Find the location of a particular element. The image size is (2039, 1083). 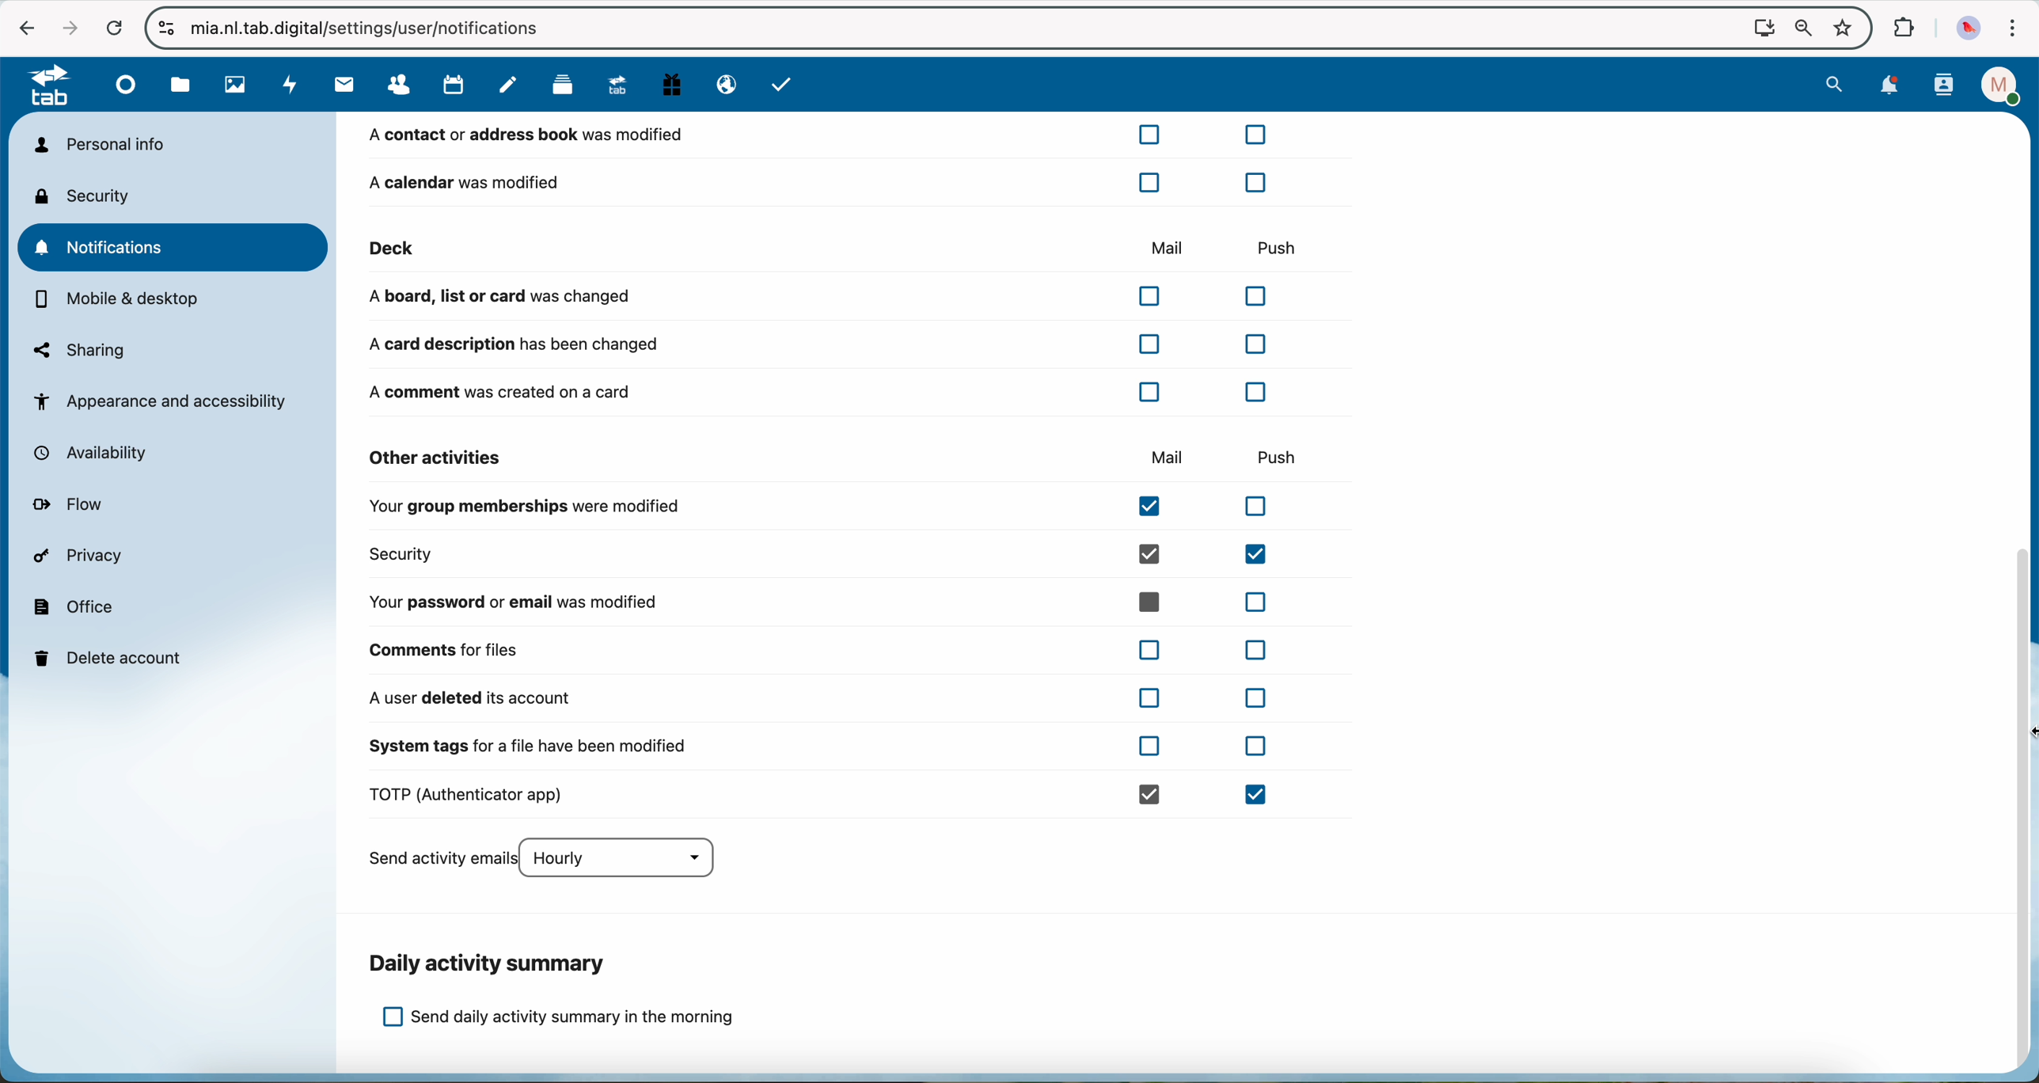

favorites is located at coordinates (1841, 24).